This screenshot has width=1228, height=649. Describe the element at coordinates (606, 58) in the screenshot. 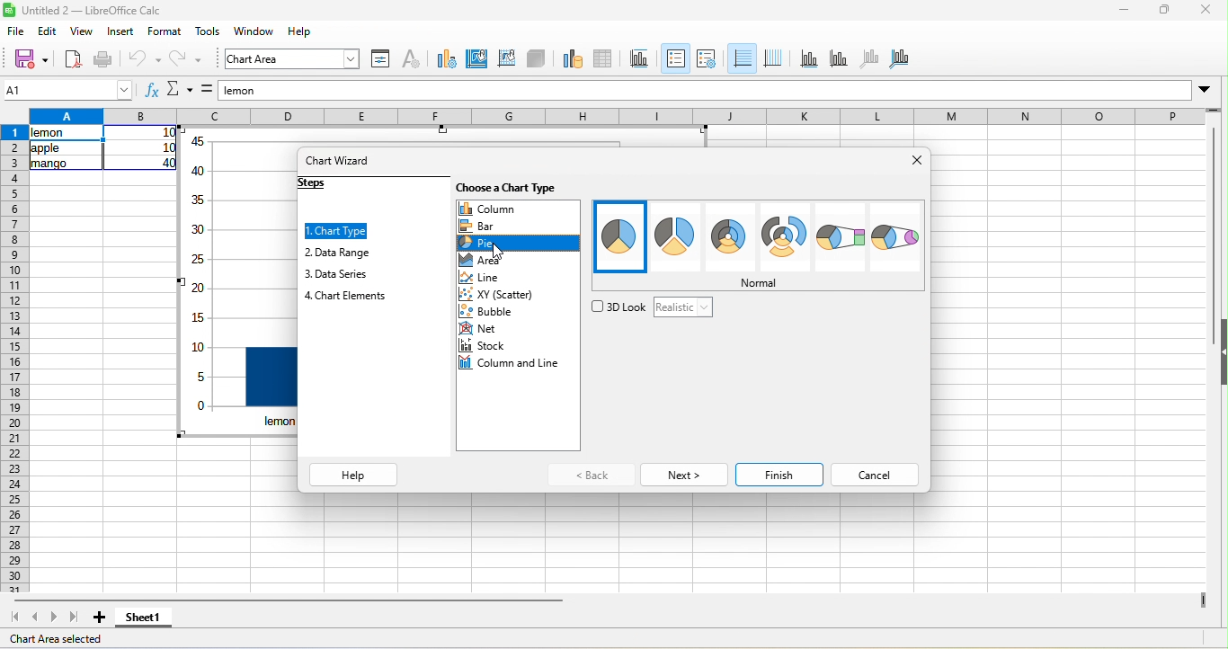

I see `data tables` at that location.